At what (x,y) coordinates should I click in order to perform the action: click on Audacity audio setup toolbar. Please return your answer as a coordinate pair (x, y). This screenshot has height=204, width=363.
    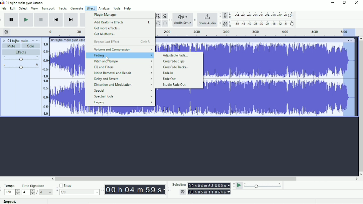
    Looking at the image, I should click on (170, 20).